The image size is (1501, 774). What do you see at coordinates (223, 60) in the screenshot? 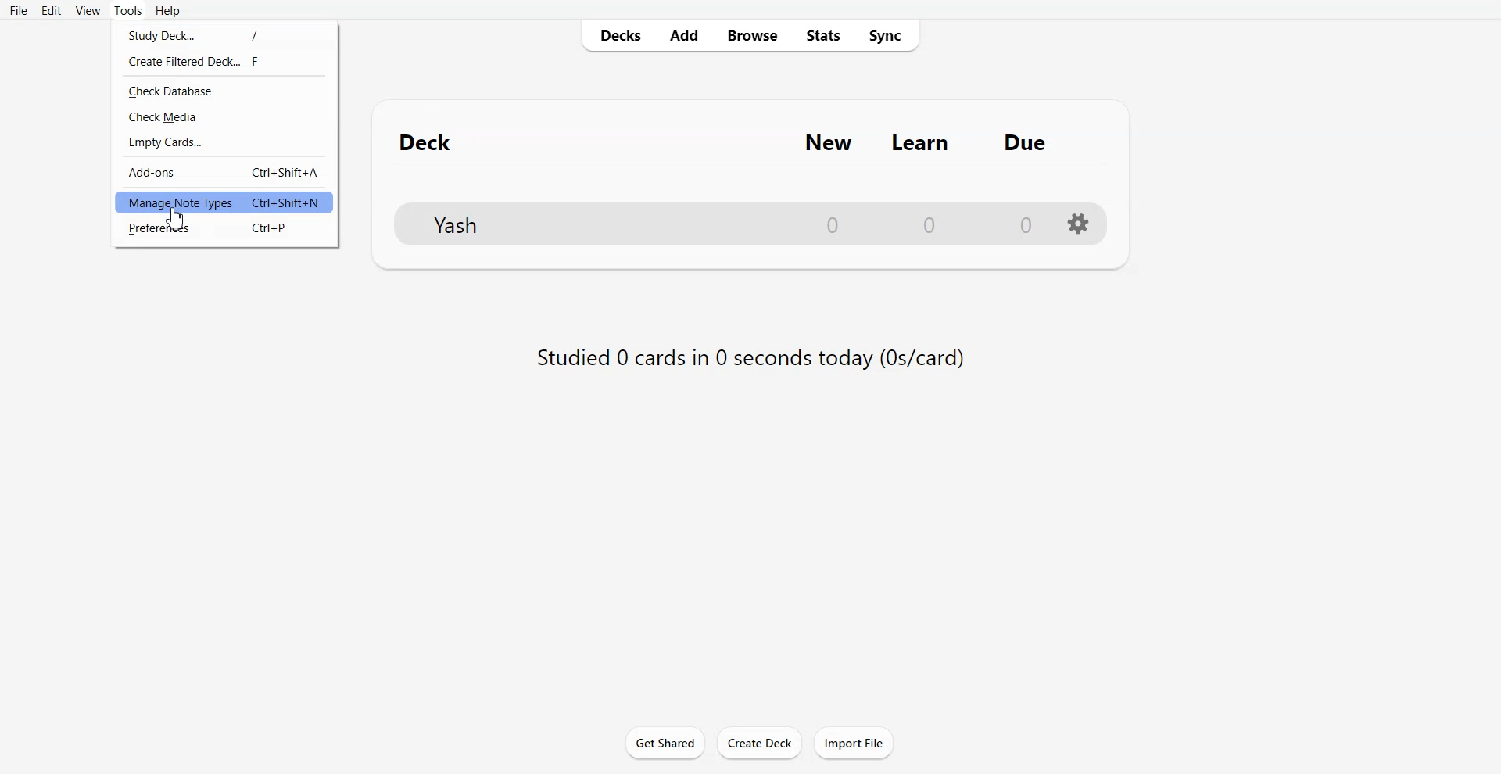
I see `Create Filtered Deck` at bounding box center [223, 60].